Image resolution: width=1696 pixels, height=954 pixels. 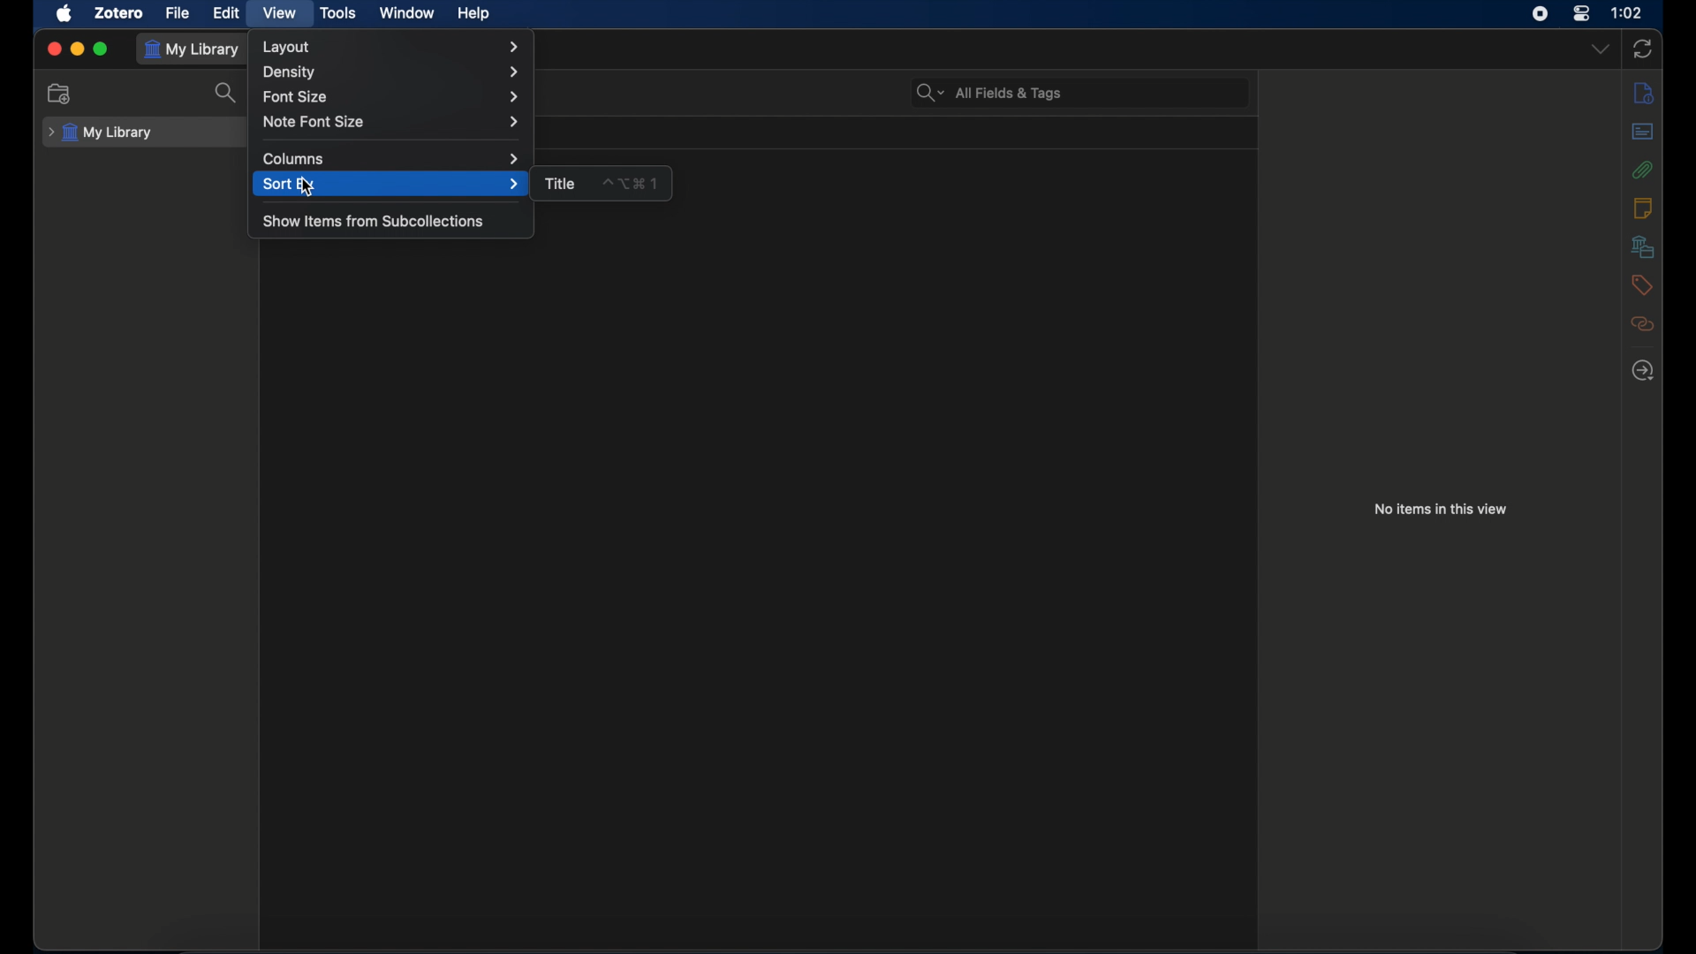 What do you see at coordinates (1644, 131) in the screenshot?
I see `abstract` at bounding box center [1644, 131].